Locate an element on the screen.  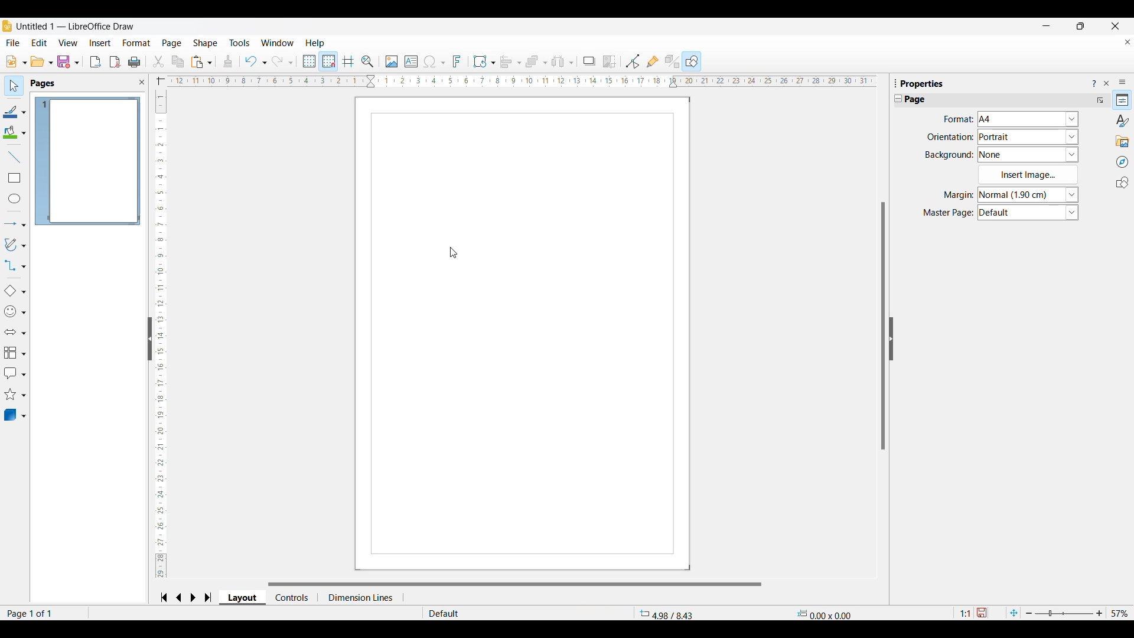
Jump to last slide is located at coordinates (208, 597).